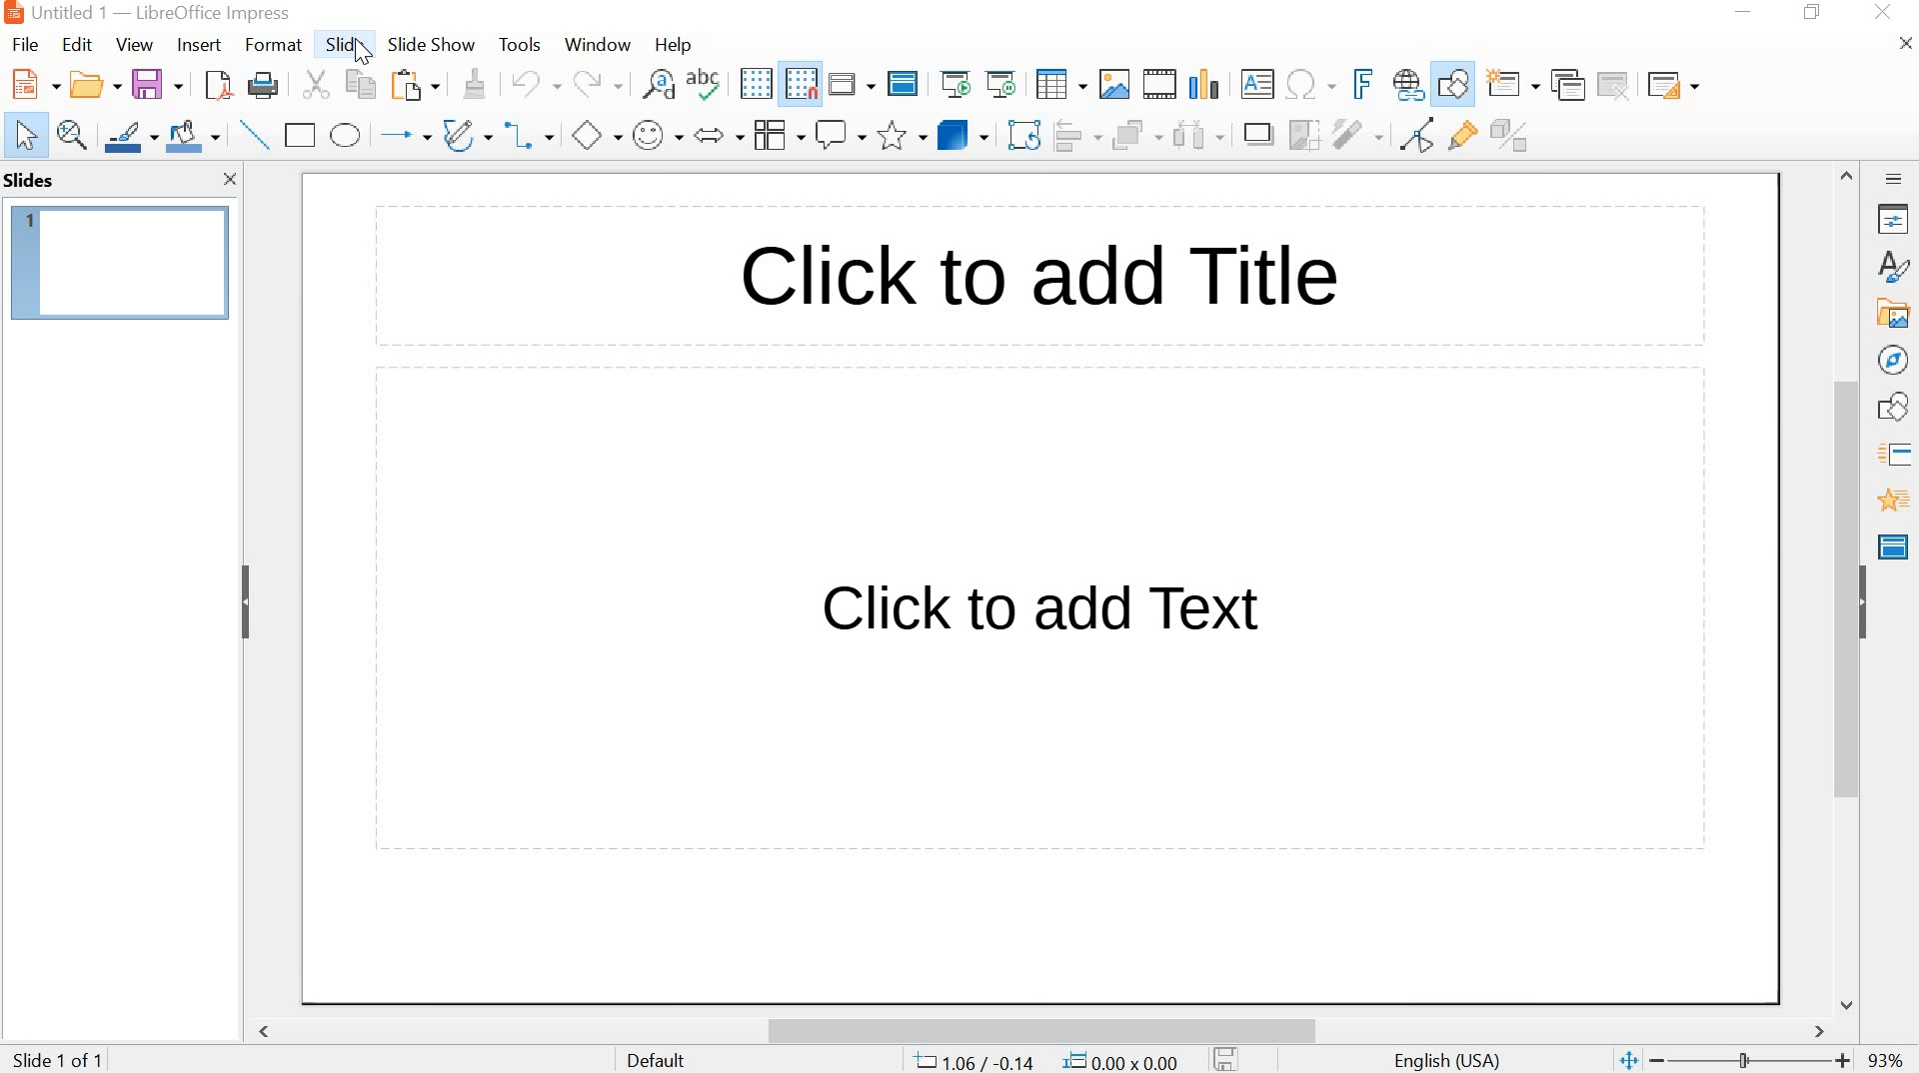 Image resolution: width=1919 pixels, height=1073 pixels. I want to click on FILR, so click(28, 47).